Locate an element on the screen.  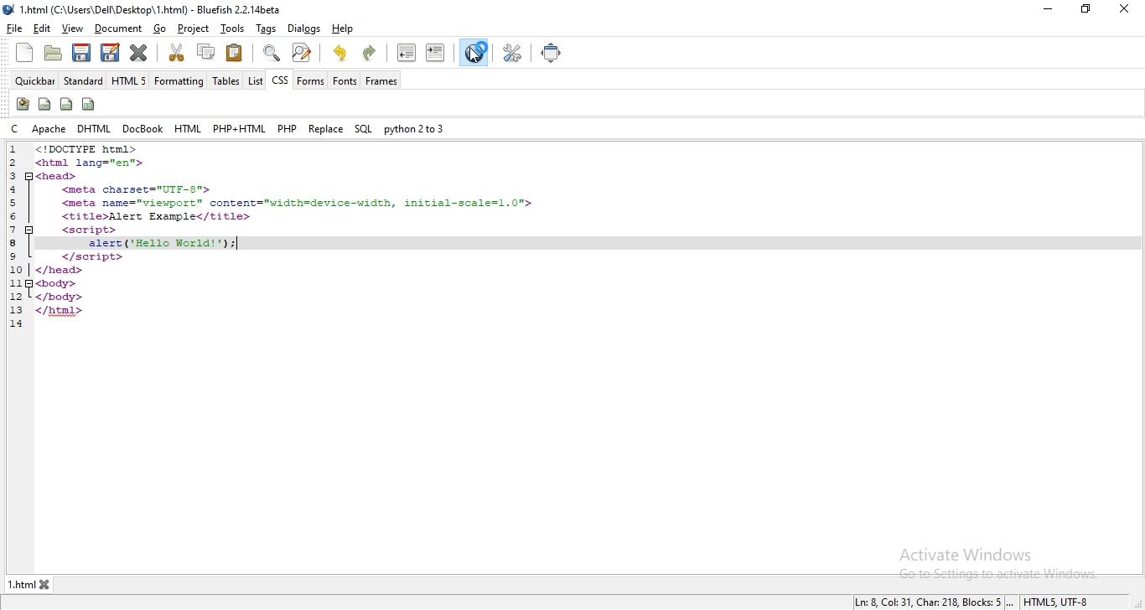
standard is located at coordinates (85, 80).